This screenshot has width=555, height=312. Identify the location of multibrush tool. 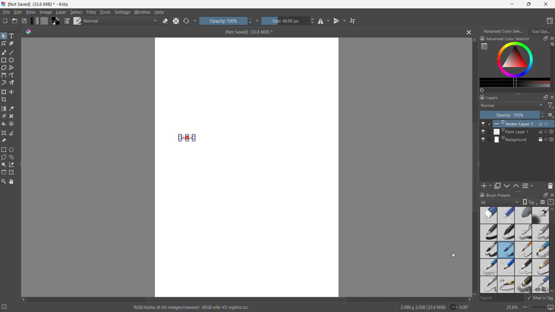
(12, 83).